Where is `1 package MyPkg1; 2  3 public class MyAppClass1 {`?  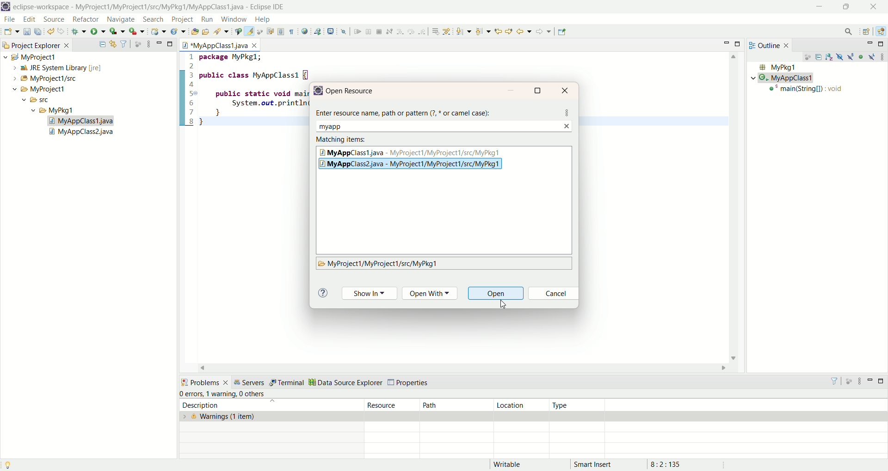 1 package MyPkg1; 2  3 public class MyAppClass1 { is located at coordinates (244, 66).